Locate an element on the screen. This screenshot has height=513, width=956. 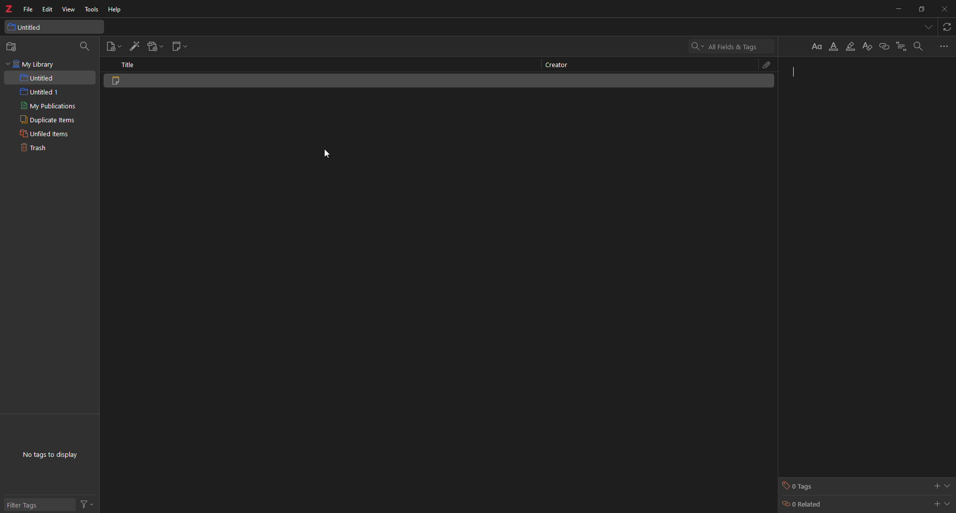
format text is located at coordinates (813, 46).